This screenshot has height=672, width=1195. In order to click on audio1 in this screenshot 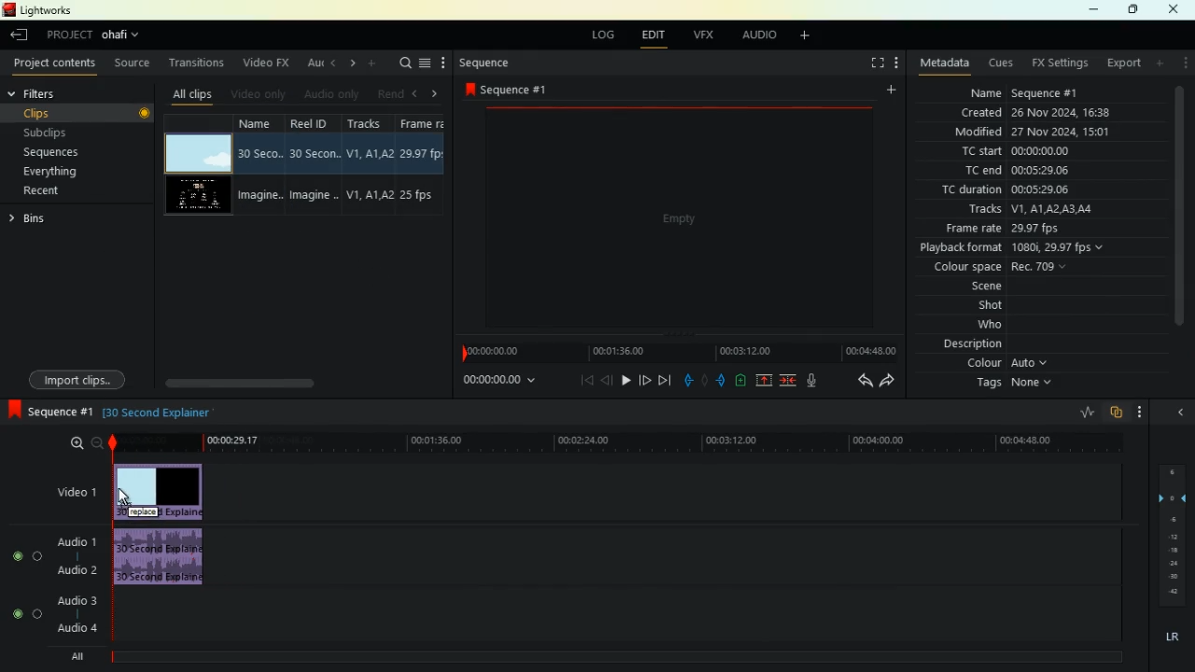, I will do `click(77, 542)`.